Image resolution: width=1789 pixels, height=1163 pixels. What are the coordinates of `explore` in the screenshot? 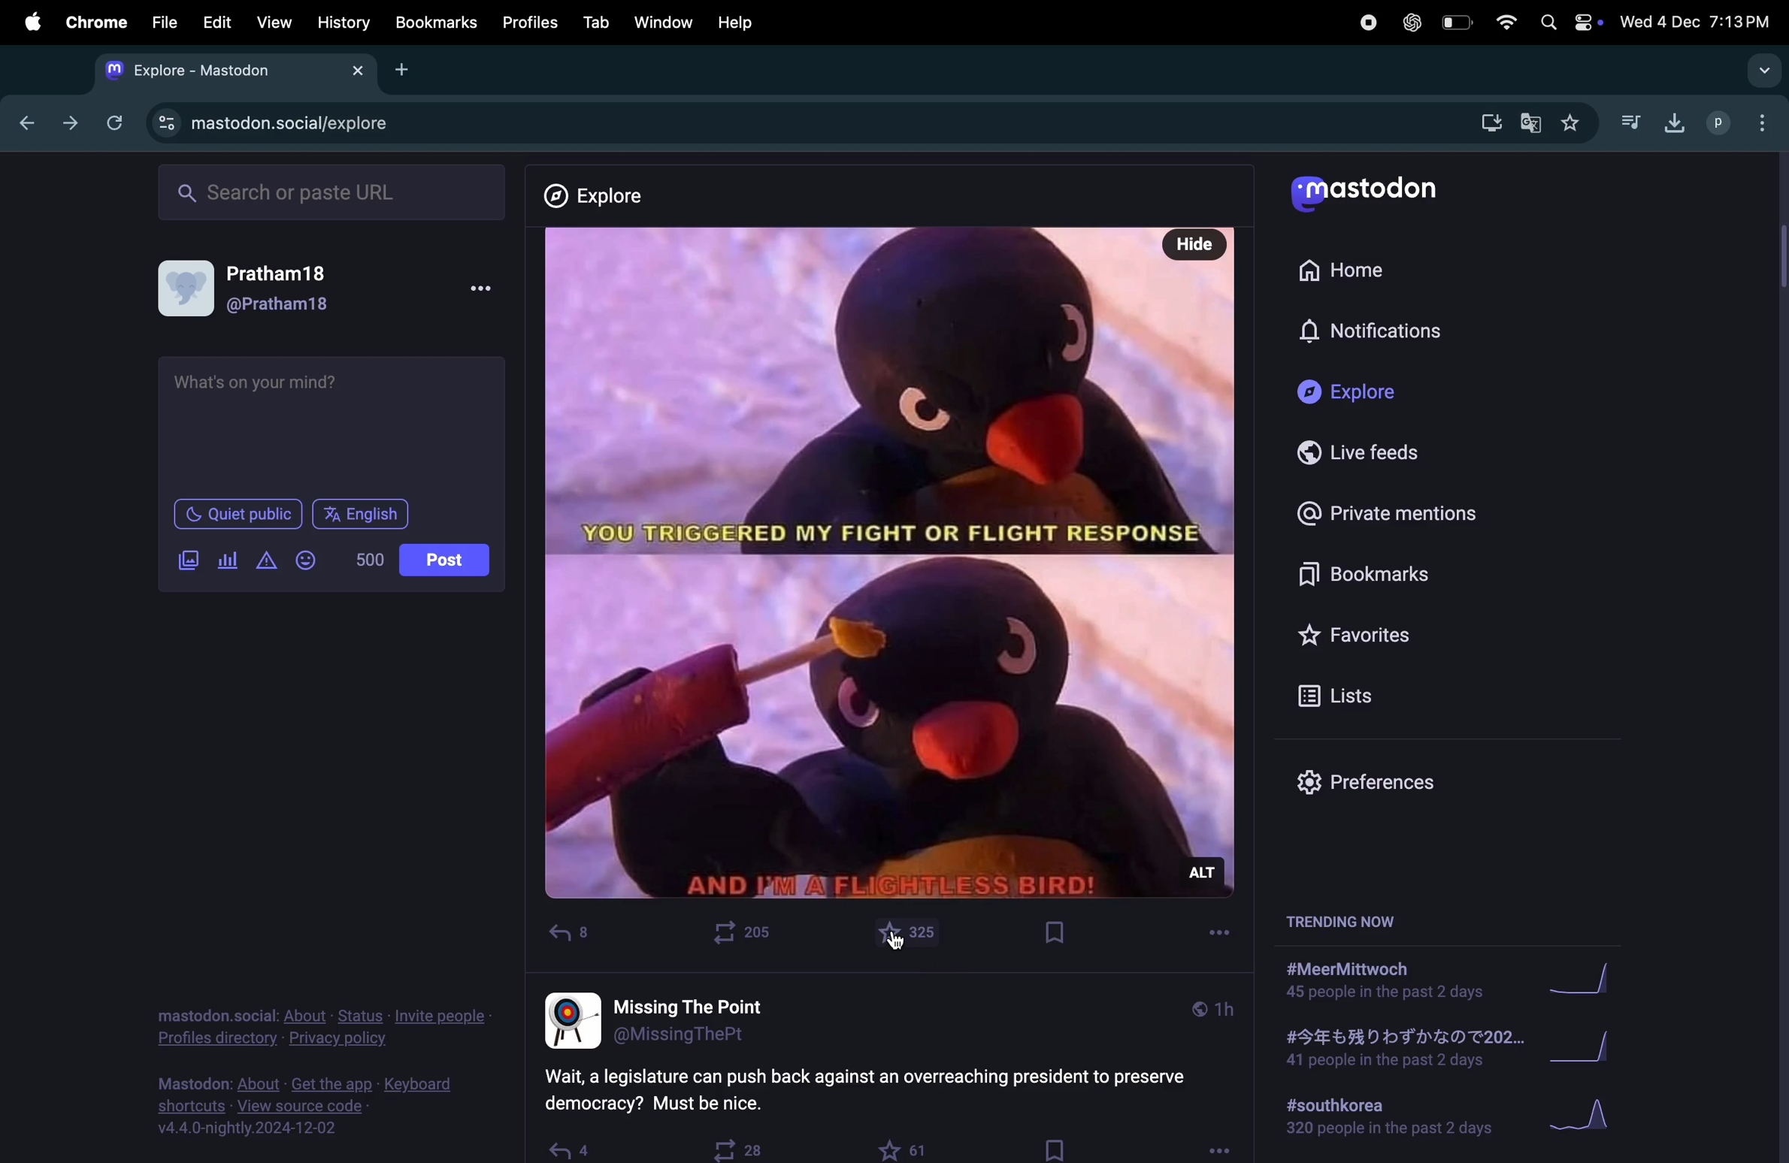 It's located at (1373, 391).